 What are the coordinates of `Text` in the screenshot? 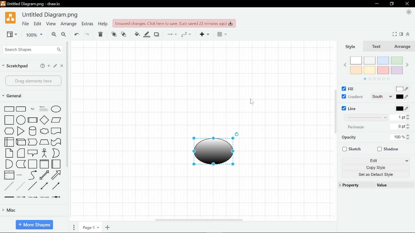 It's located at (375, 47).